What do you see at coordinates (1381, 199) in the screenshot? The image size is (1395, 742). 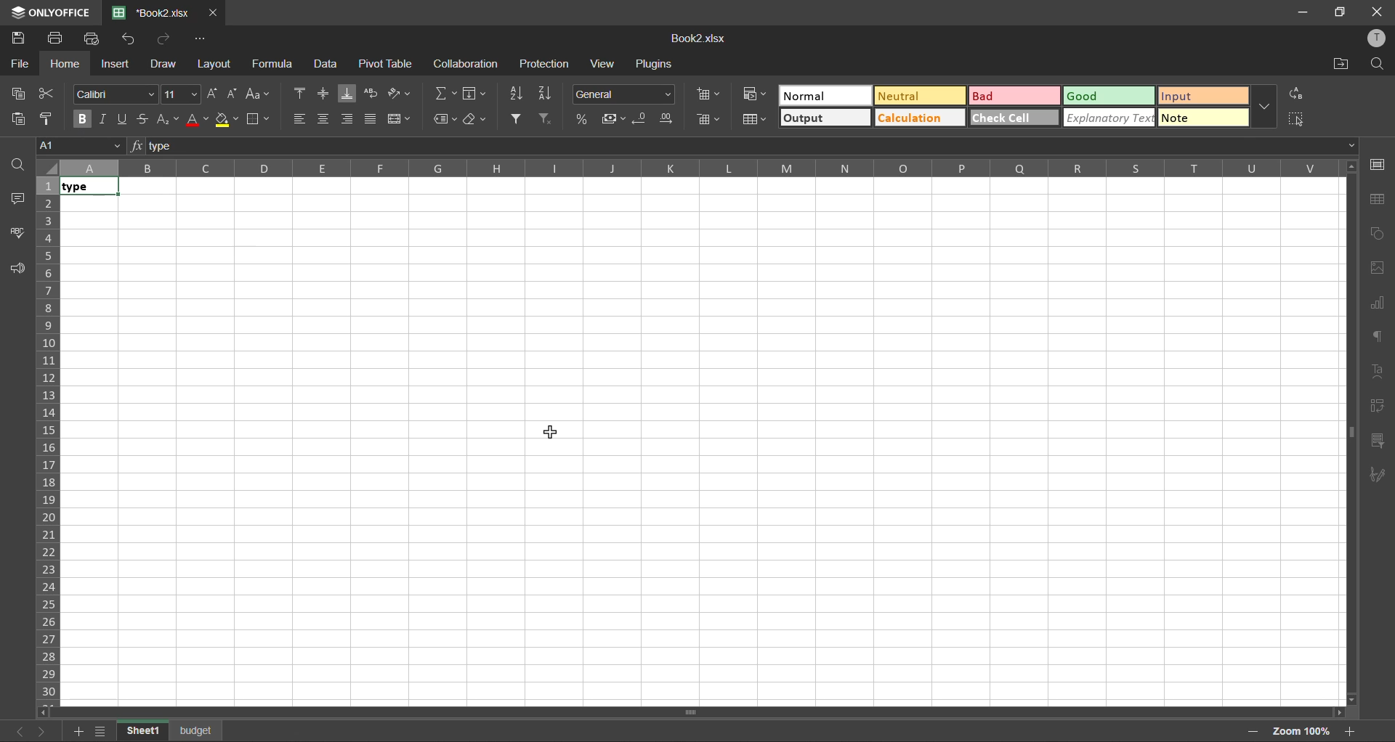 I see `table` at bounding box center [1381, 199].